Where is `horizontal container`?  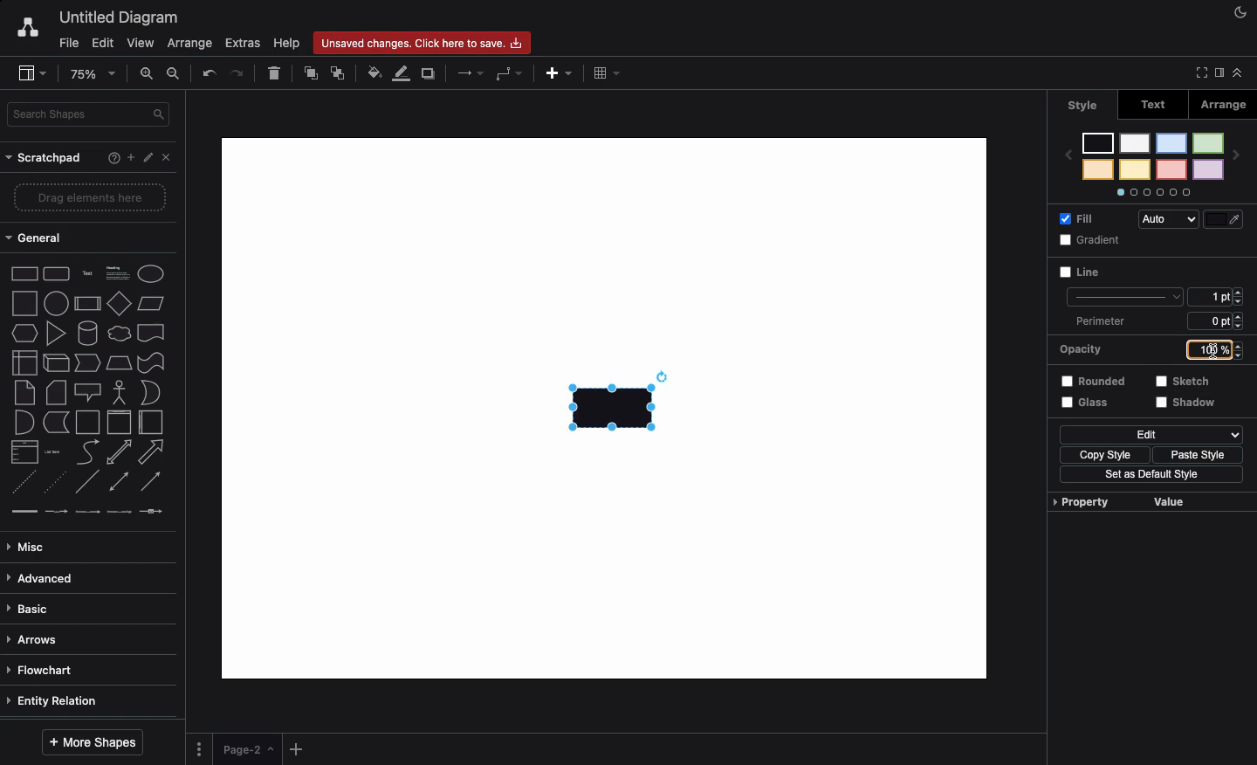 horizontal container is located at coordinates (155, 423).